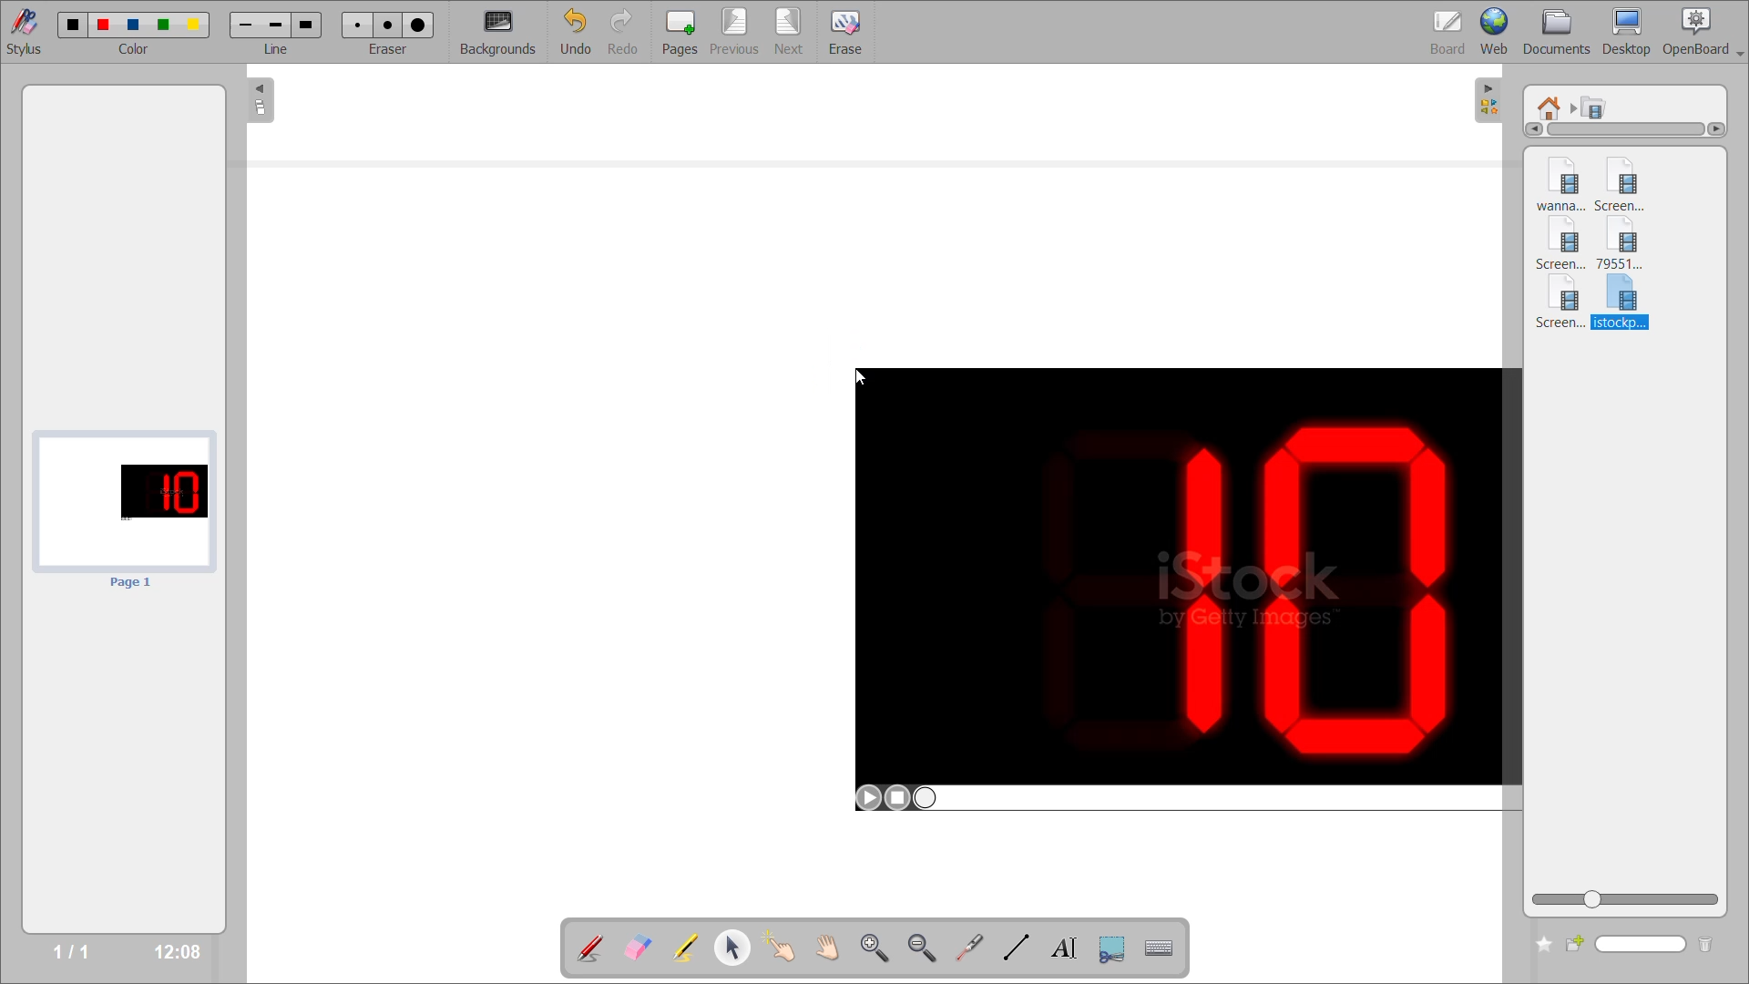 This screenshot has height=984, width=1749. I want to click on select and modify objects, so click(739, 948).